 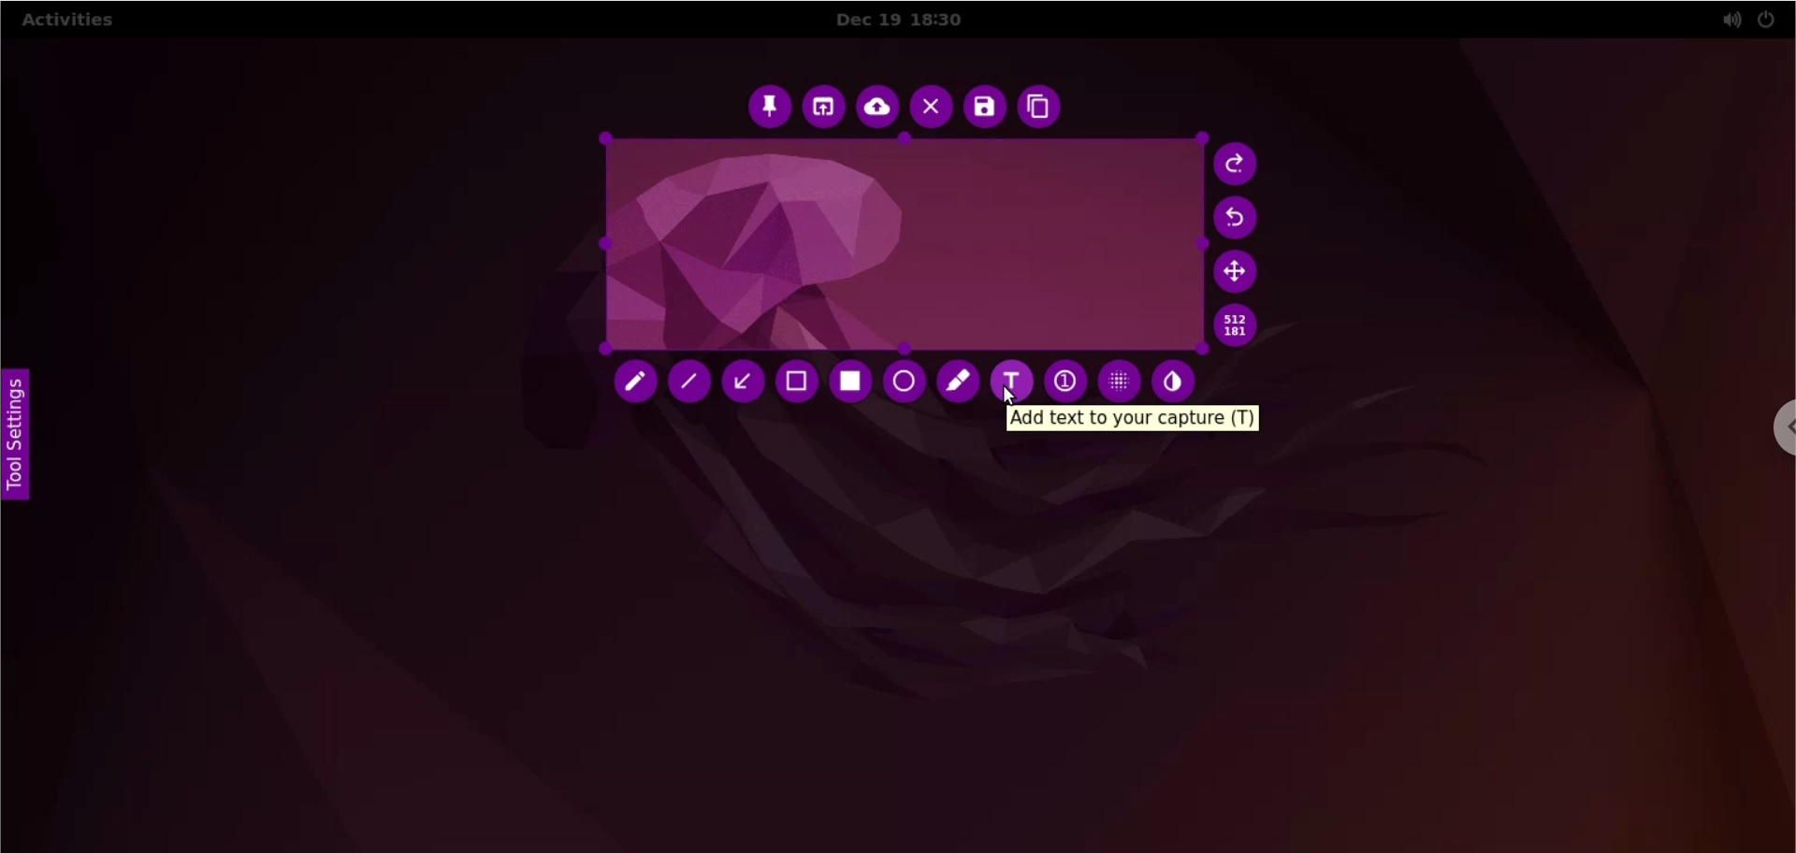 What do you see at coordinates (1238, 166) in the screenshot?
I see `redo` at bounding box center [1238, 166].